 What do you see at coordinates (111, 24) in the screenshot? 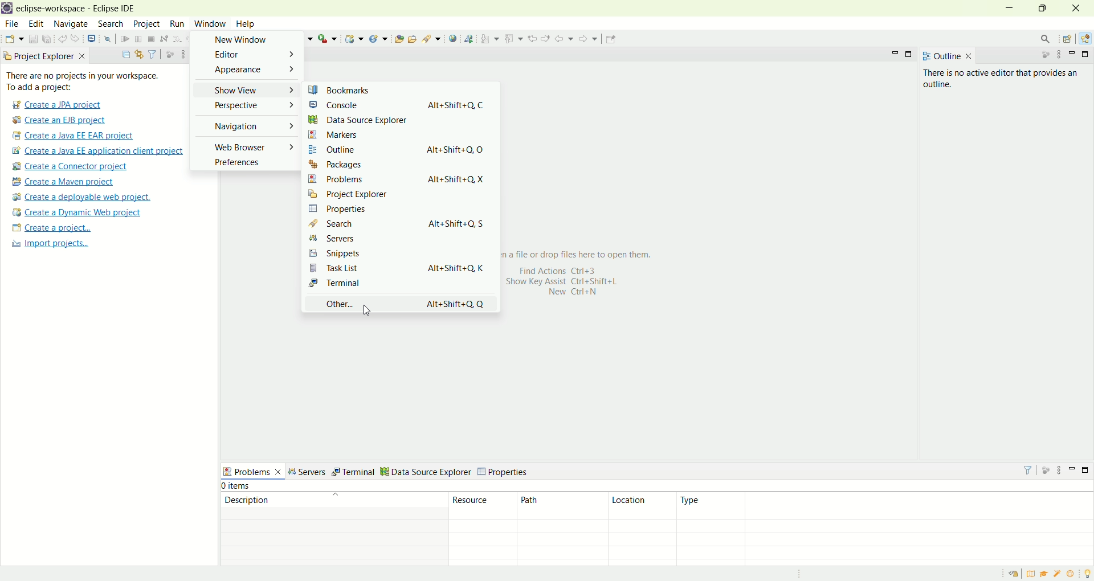
I see `search` at bounding box center [111, 24].